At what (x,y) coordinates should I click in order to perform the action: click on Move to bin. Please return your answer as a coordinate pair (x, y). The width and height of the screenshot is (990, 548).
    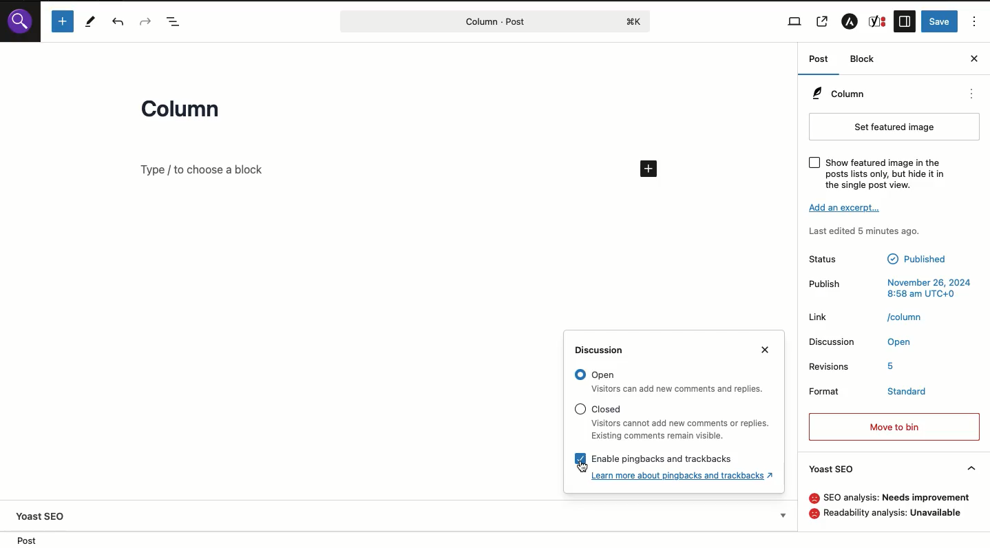
    Looking at the image, I should click on (895, 427).